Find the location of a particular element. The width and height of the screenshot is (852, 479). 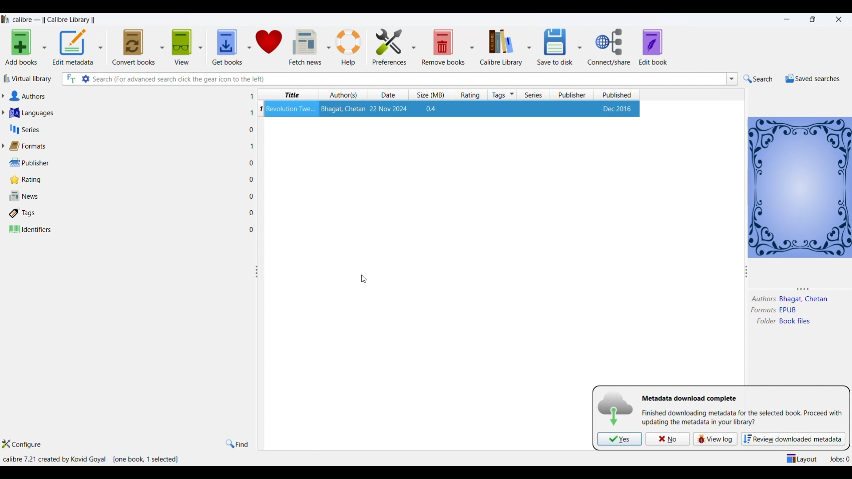

view all languages dropdown button is located at coordinates (6, 113).